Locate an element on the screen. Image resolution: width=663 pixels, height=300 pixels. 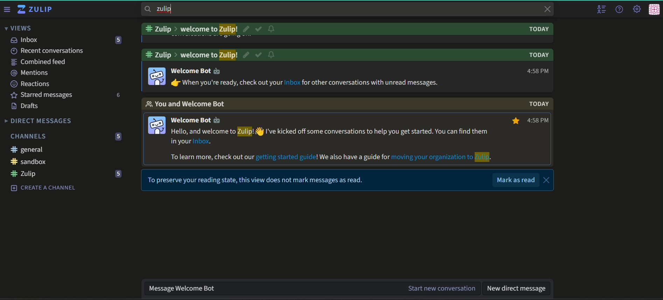
number is located at coordinates (119, 136).